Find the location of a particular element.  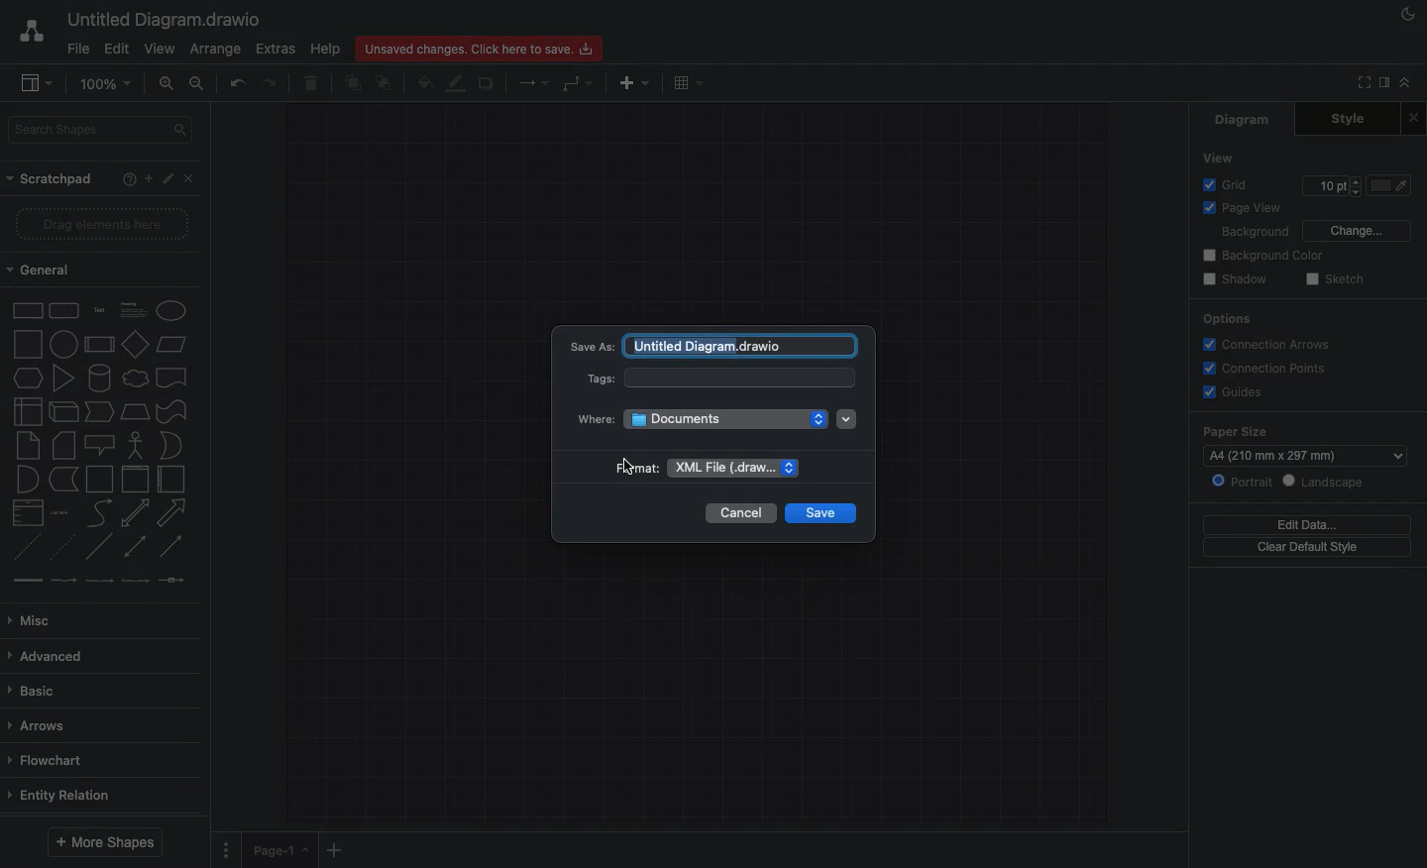

Arrange is located at coordinates (215, 51).